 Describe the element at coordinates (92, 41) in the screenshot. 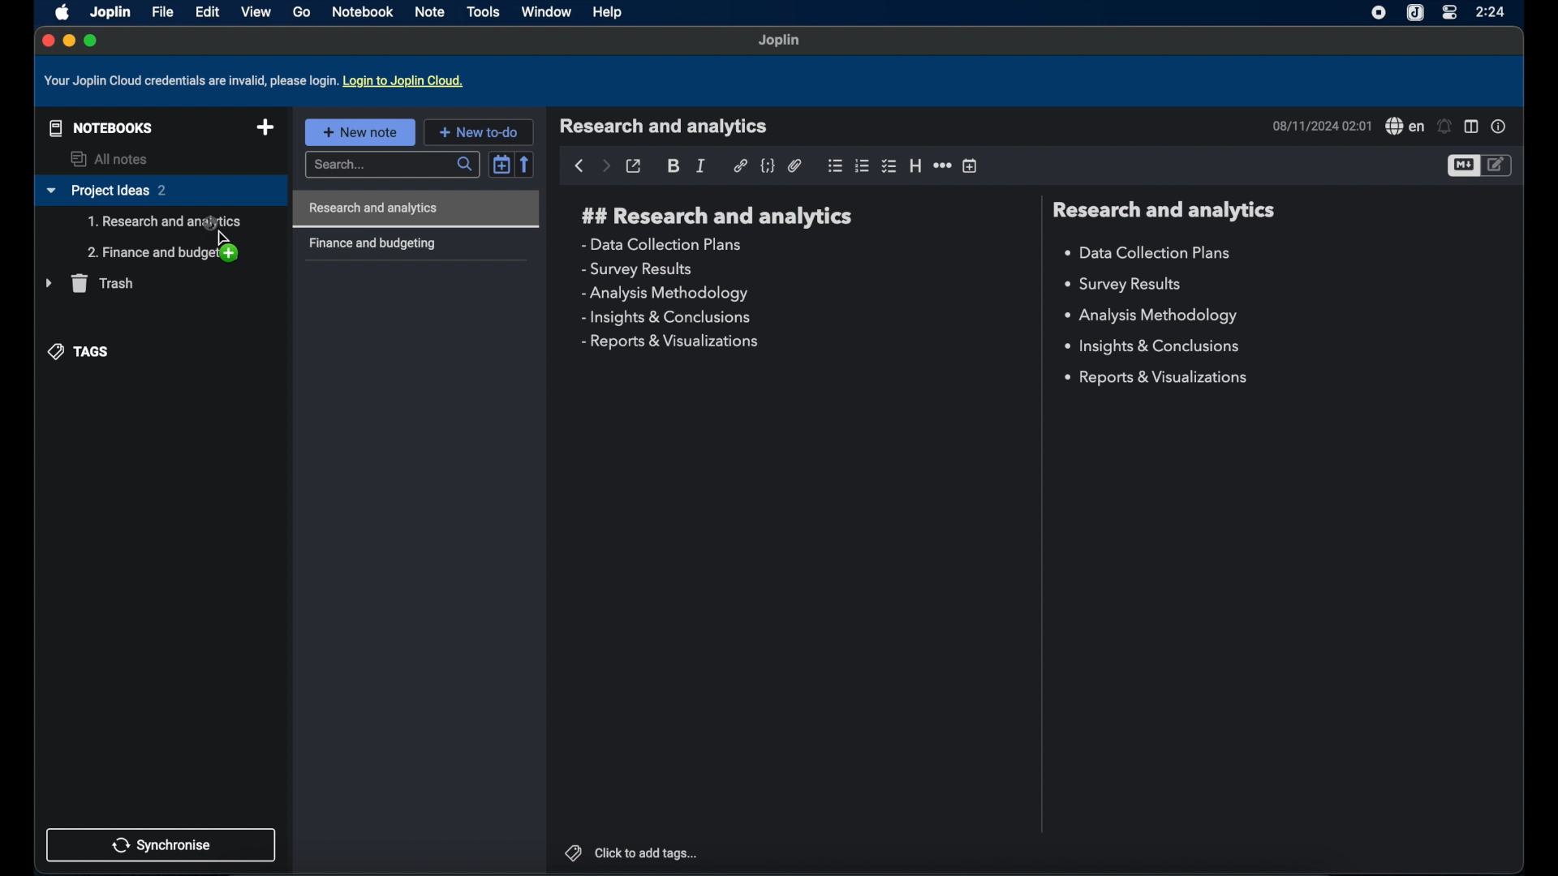

I see `maximize` at that location.